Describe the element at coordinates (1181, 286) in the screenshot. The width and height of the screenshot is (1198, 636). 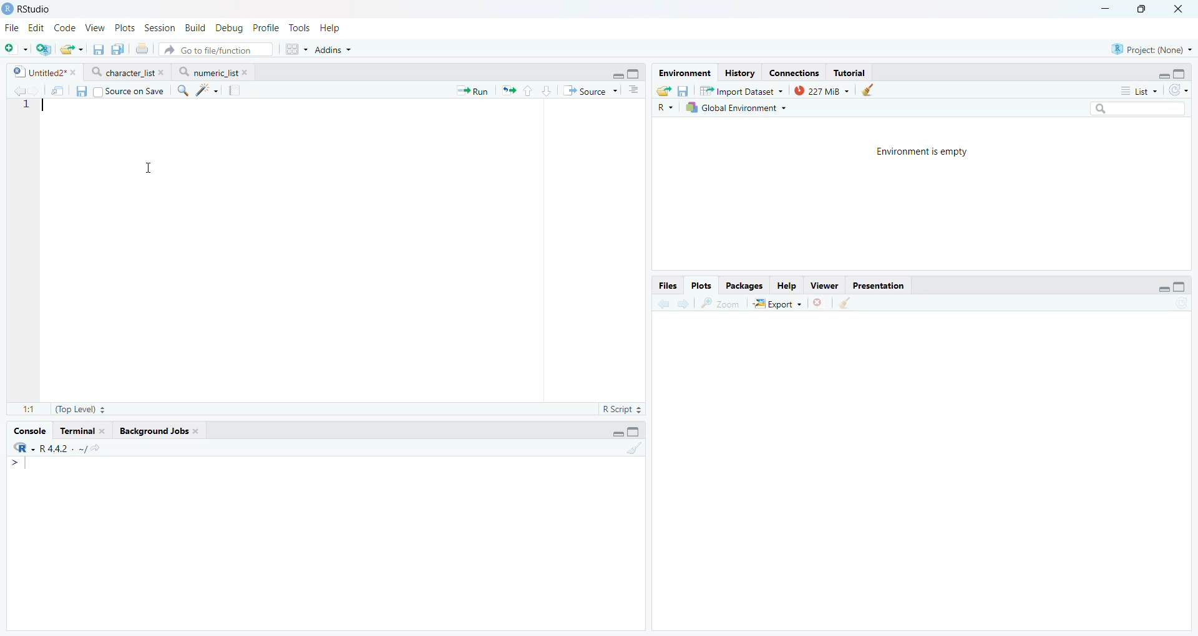
I see `Full height` at that location.